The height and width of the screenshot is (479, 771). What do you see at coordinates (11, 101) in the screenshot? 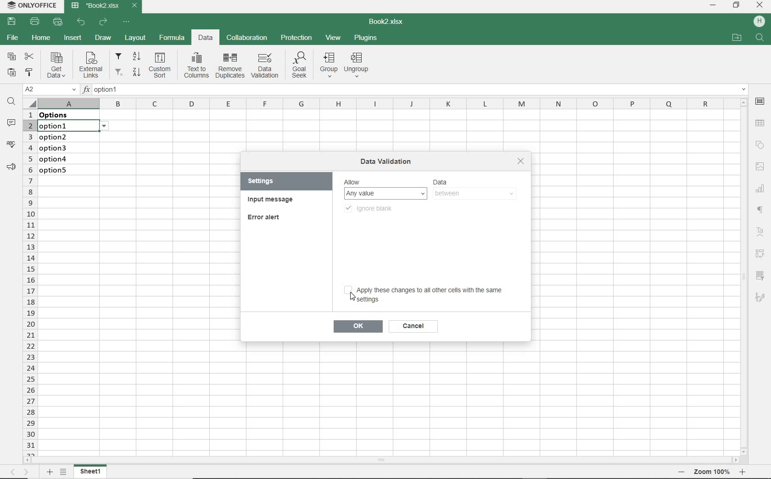
I see `FIND` at bounding box center [11, 101].